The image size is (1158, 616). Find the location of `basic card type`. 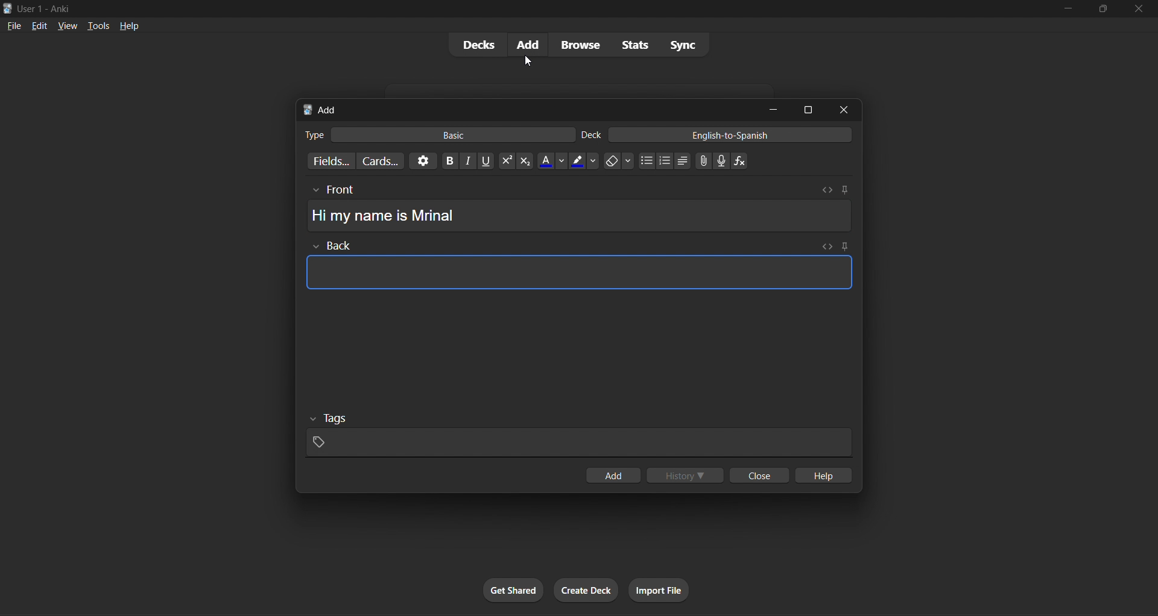

basic card type is located at coordinates (438, 133).